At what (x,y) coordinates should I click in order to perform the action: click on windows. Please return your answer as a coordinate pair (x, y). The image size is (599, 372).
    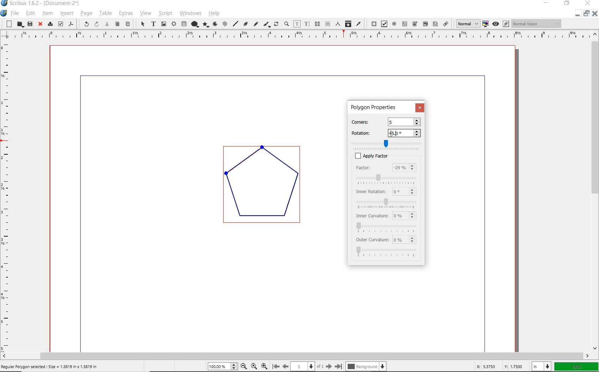
    Looking at the image, I should click on (191, 14).